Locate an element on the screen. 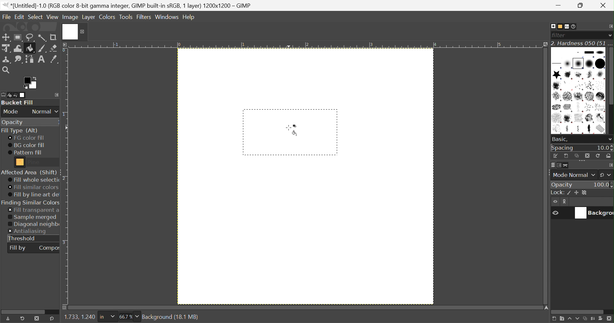  Close is located at coordinates (605, 5).